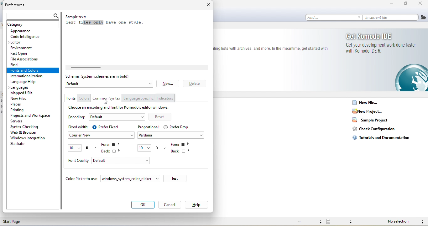 The height and width of the screenshot is (226, 428). Describe the element at coordinates (30, 138) in the screenshot. I see `window integration` at that location.